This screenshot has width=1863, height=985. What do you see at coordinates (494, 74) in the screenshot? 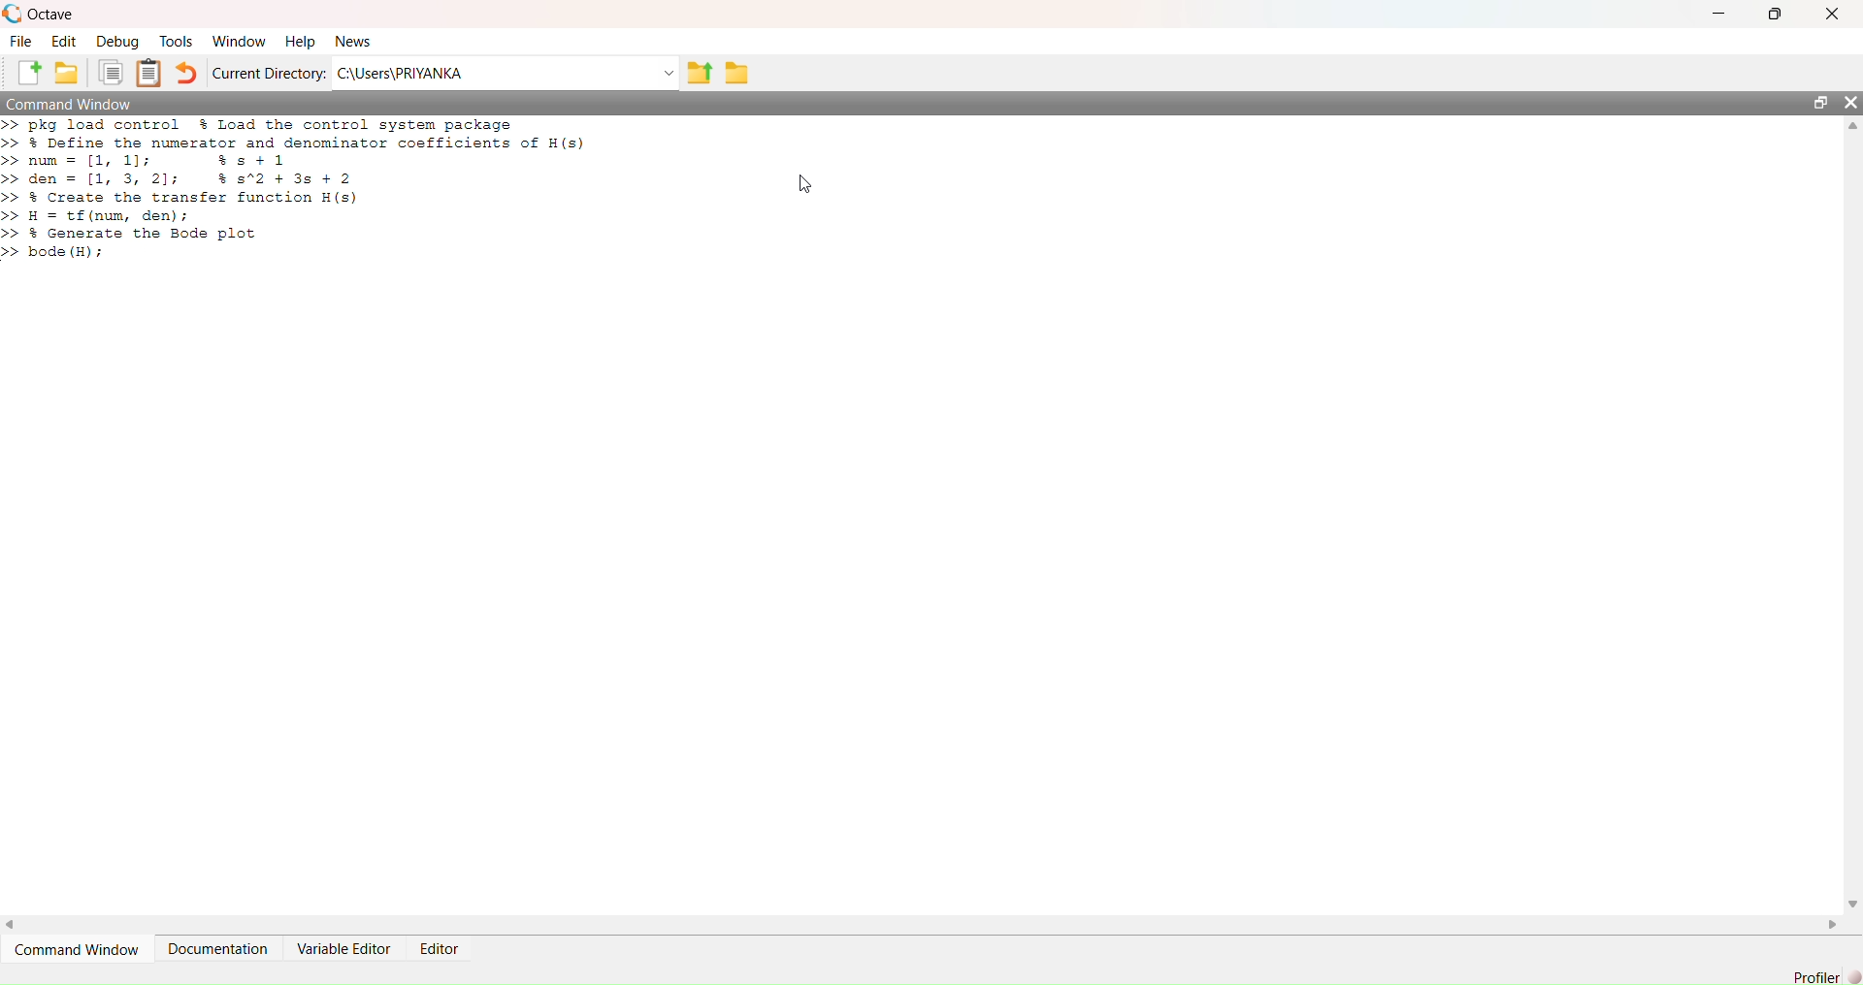
I see `C:\Users\PRIYANKA` at bounding box center [494, 74].